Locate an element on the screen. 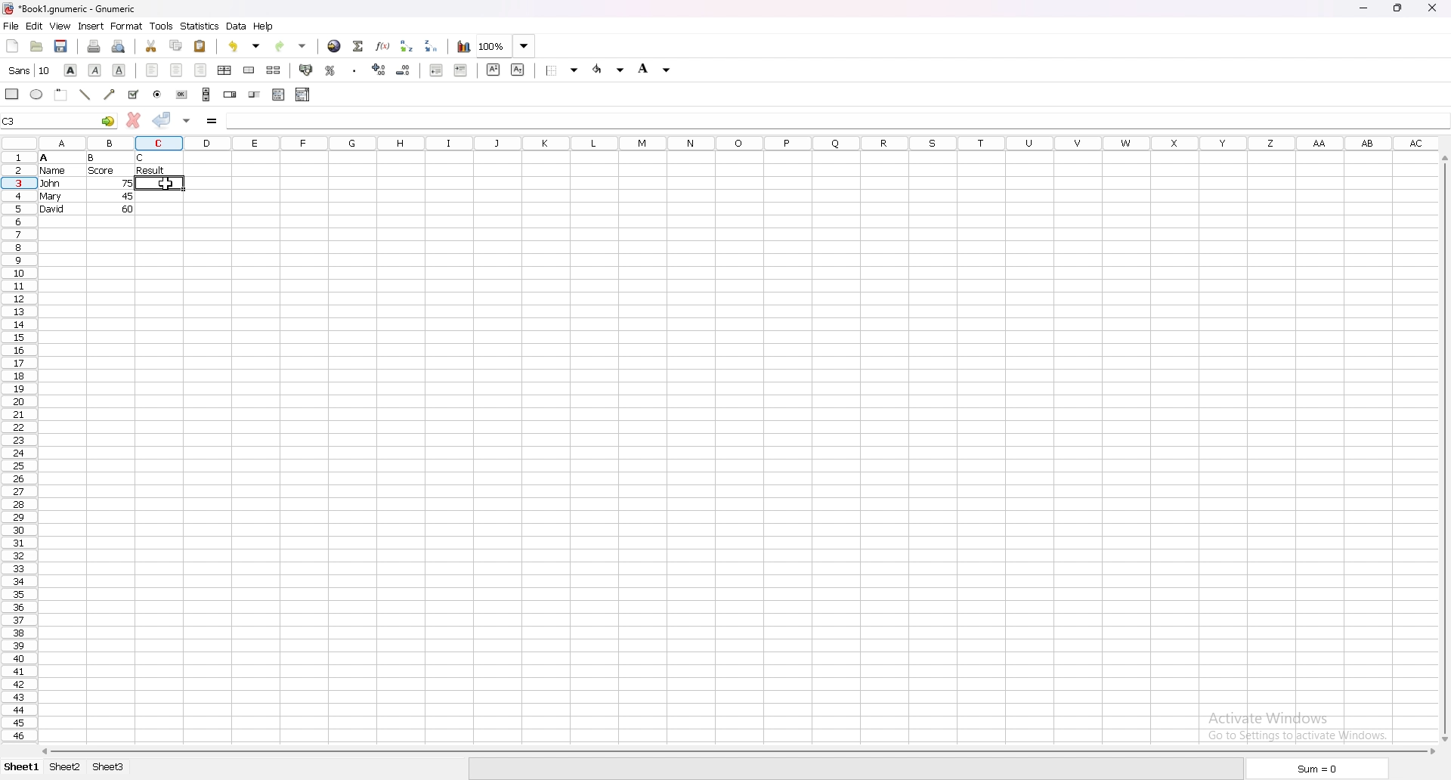 This screenshot has height=780, width=1451. redo is located at coordinates (291, 47).